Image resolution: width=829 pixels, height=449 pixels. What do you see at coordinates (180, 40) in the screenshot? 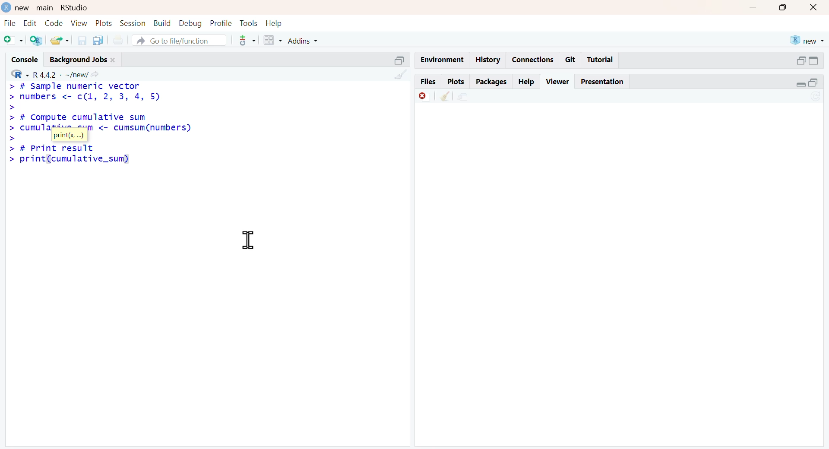
I see `go to file/function` at bounding box center [180, 40].